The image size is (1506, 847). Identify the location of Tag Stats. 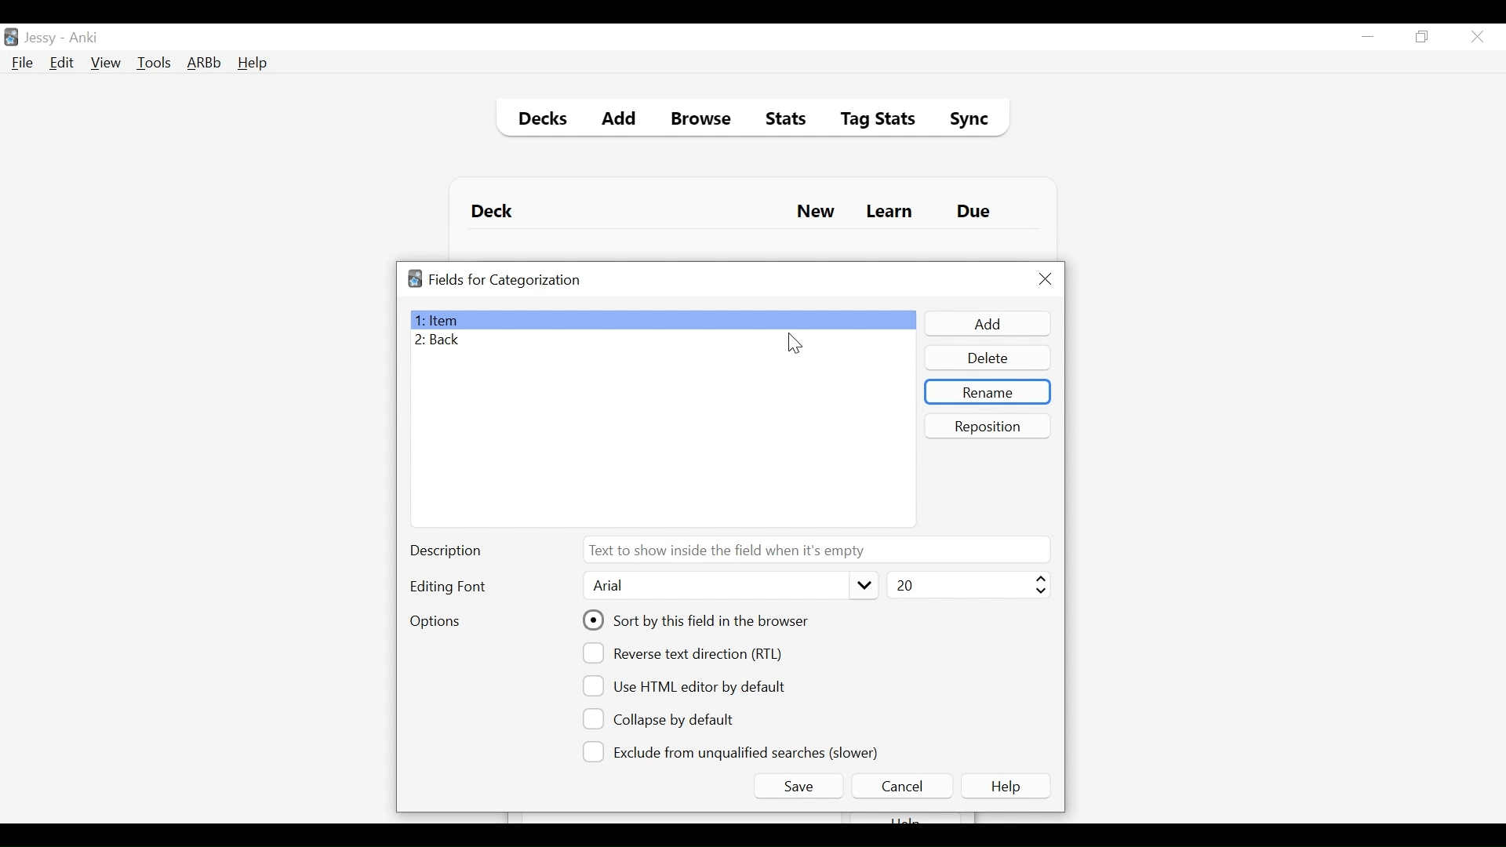
(869, 121).